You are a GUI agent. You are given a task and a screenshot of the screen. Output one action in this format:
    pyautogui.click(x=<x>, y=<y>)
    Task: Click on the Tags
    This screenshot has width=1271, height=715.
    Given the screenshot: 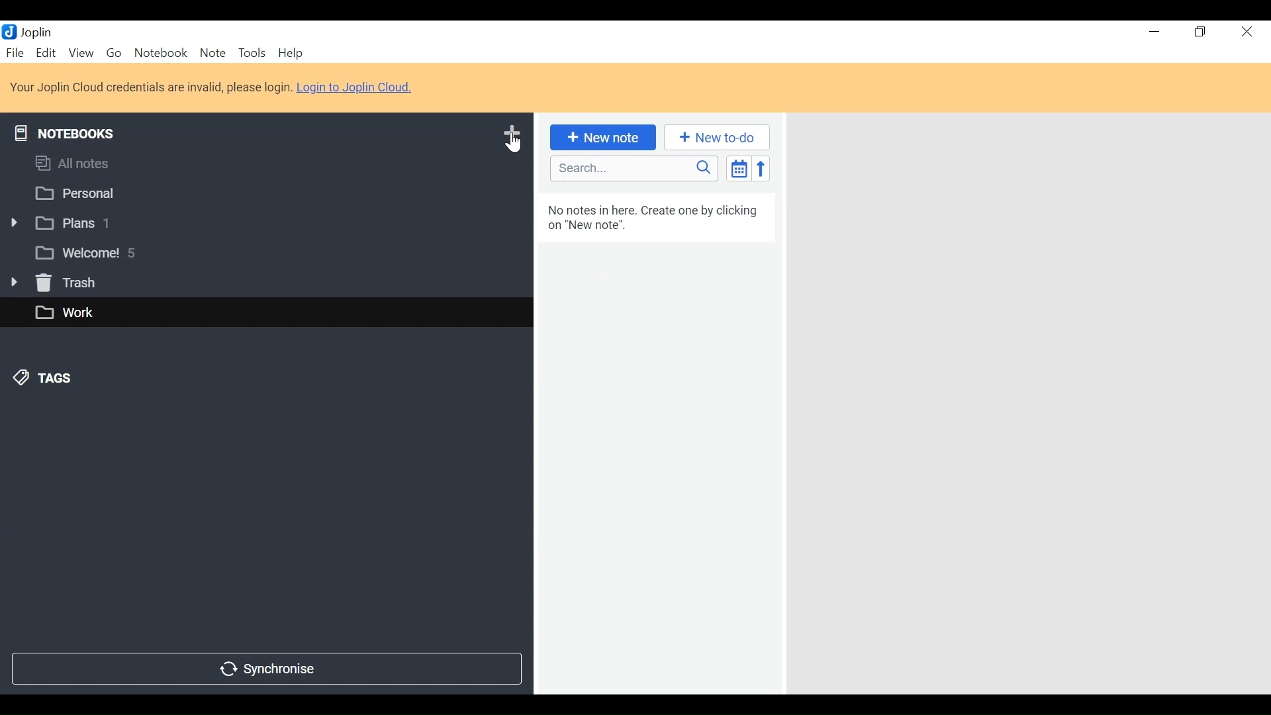 What is the action you would take?
    pyautogui.click(x=45, y=376)
    